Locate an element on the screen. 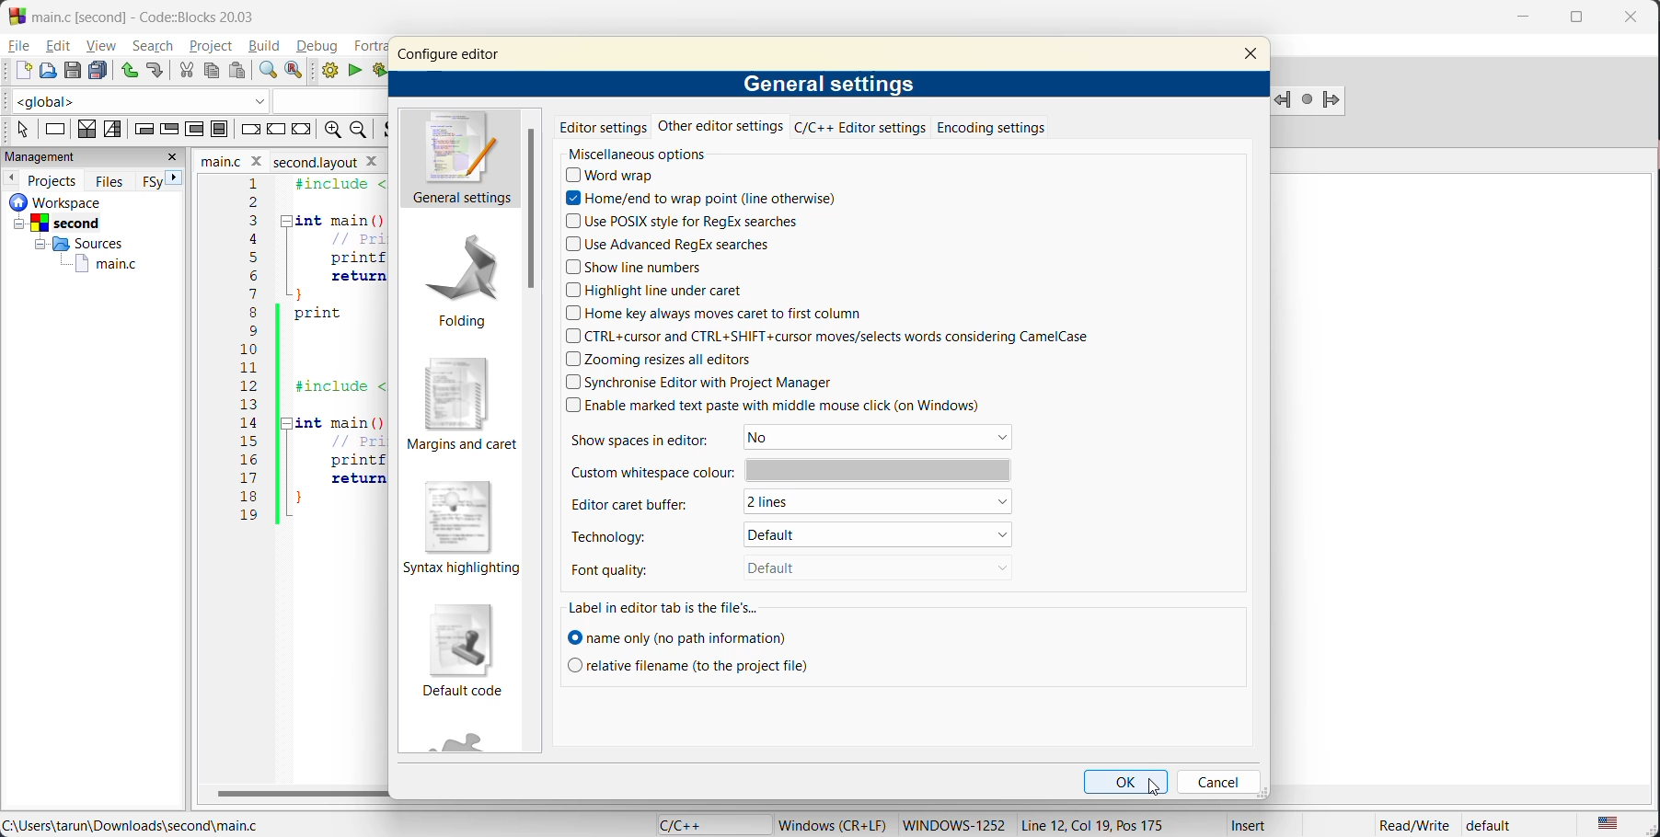 This screenshot has width=1660, height=837. Insert is located at coordinates (1251, 825).